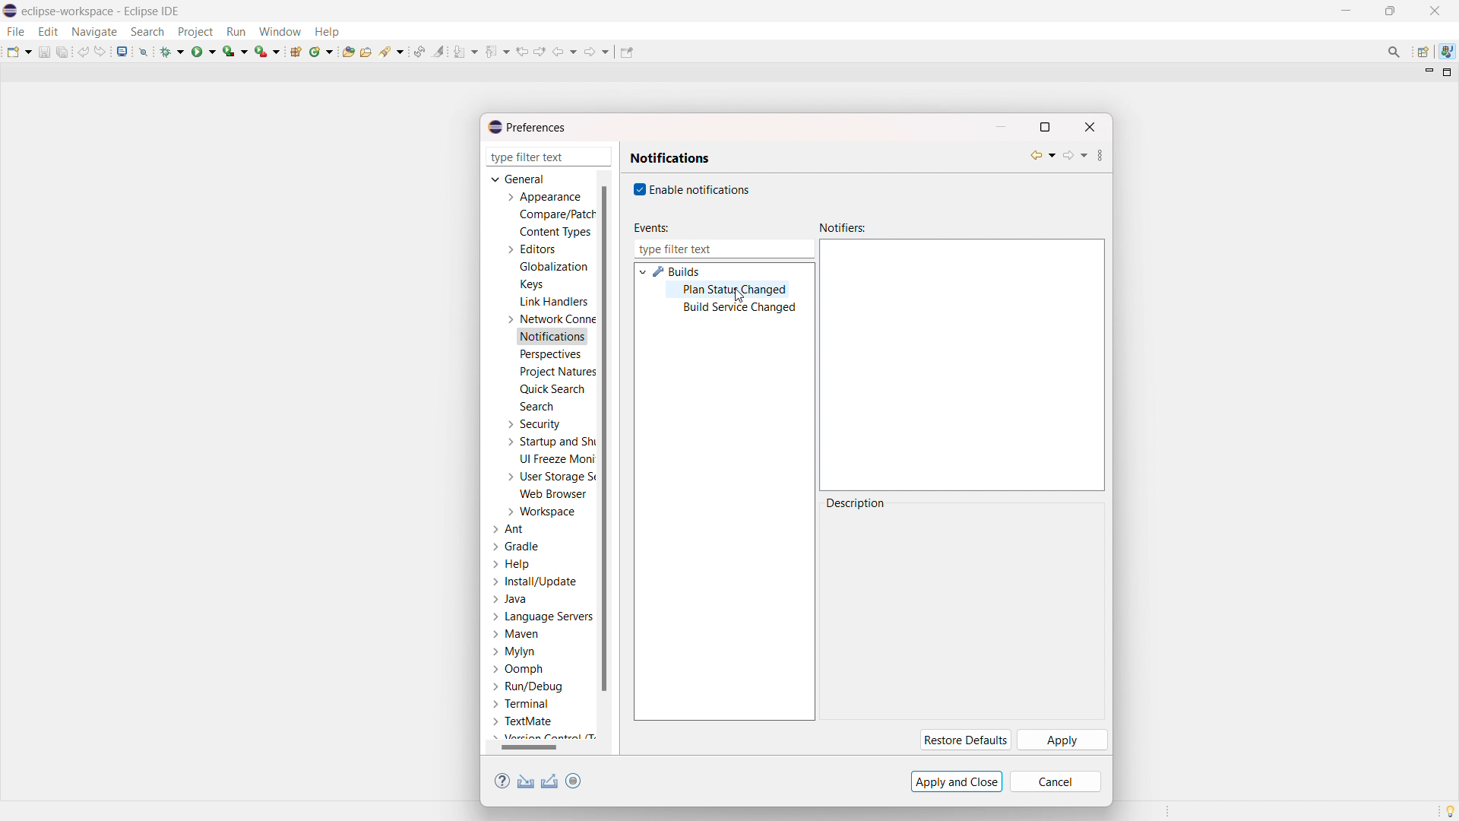  What do you see at coordinates (739, 309) in the screenshot?
I see `build service changed` at bounding box center [739, 309].